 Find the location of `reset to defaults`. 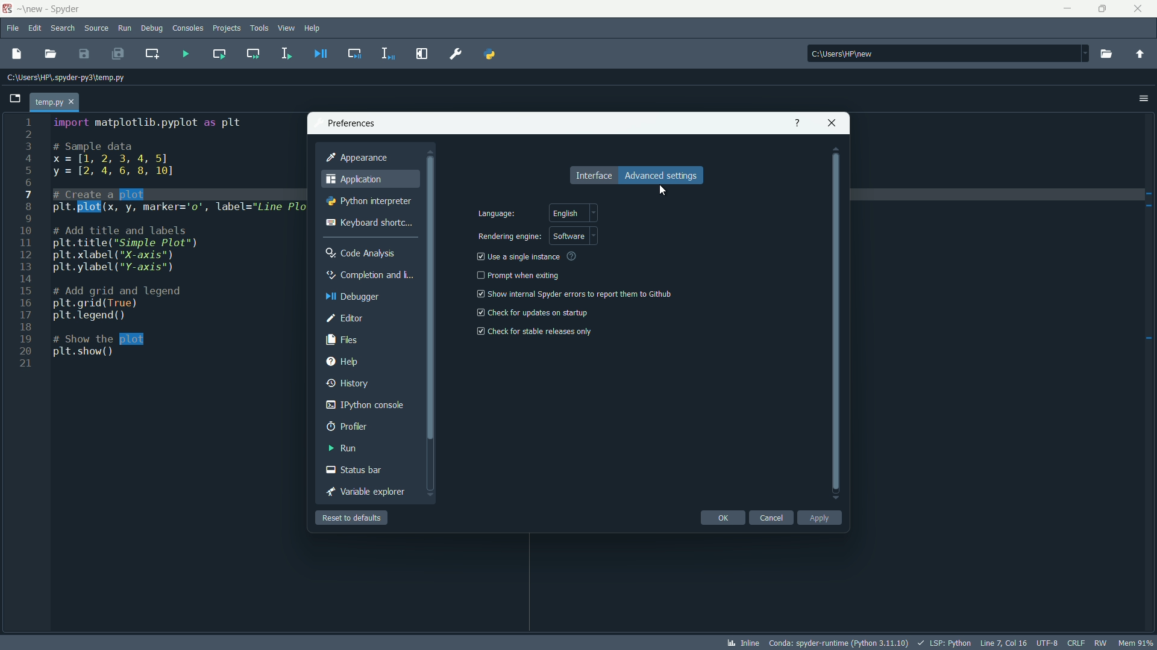

reset to defaults is located at coordinates (353, 517).